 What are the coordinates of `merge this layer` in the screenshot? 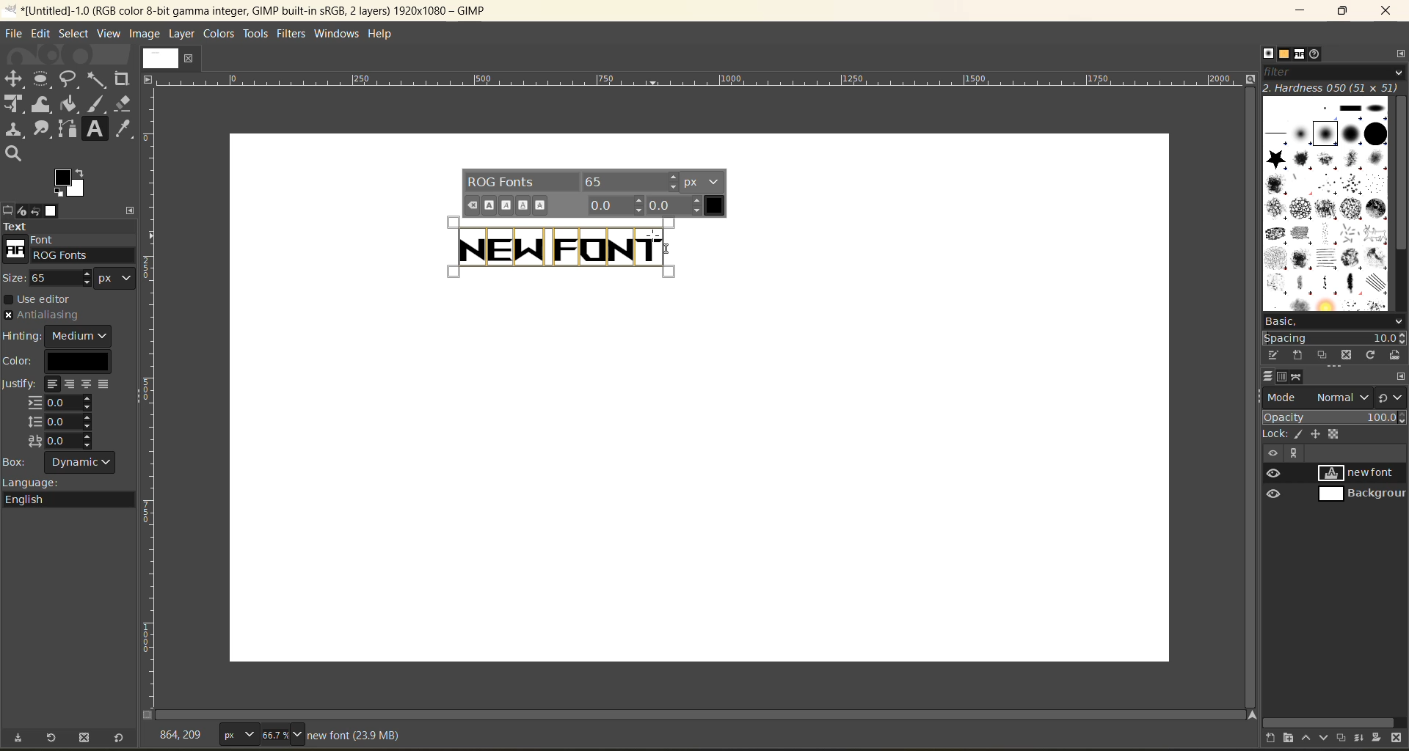 It's located at (1361, 739).